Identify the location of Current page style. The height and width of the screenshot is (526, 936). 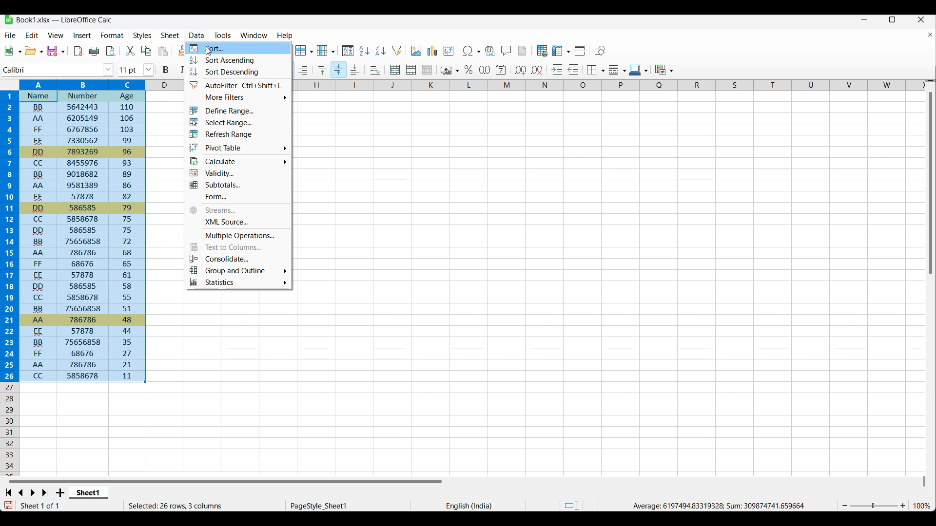
(347, 506).